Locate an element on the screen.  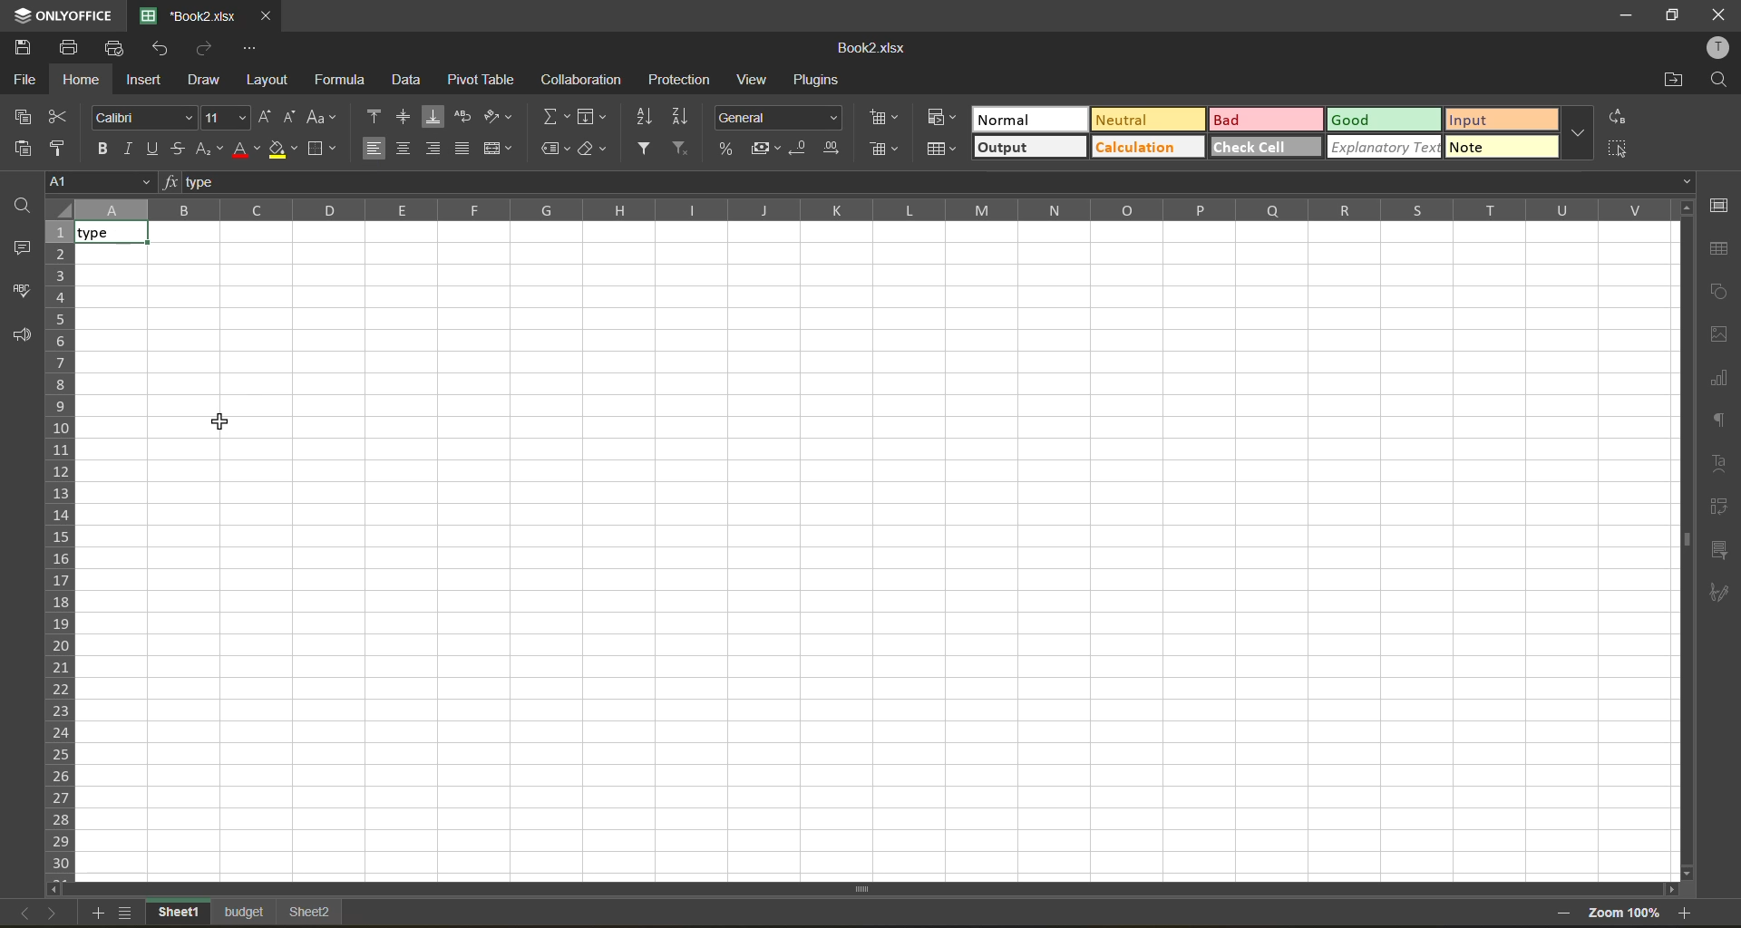
filter is located at coordinates (645, 150).